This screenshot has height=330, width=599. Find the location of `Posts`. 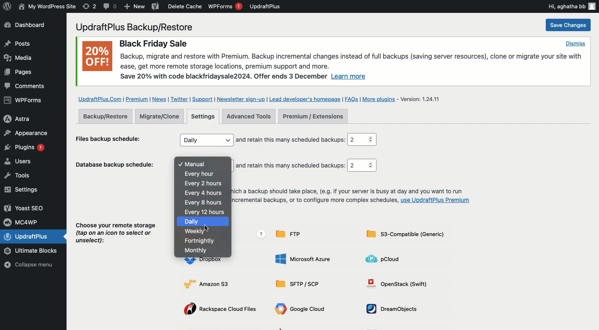

Posts is located at coordinates (17, 74).